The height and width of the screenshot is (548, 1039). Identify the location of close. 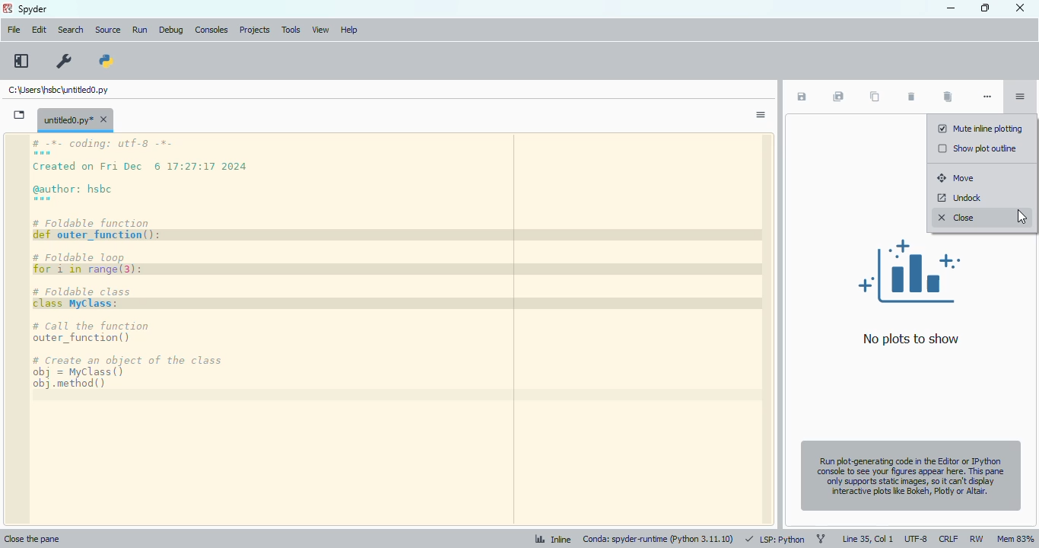
(957, 218).